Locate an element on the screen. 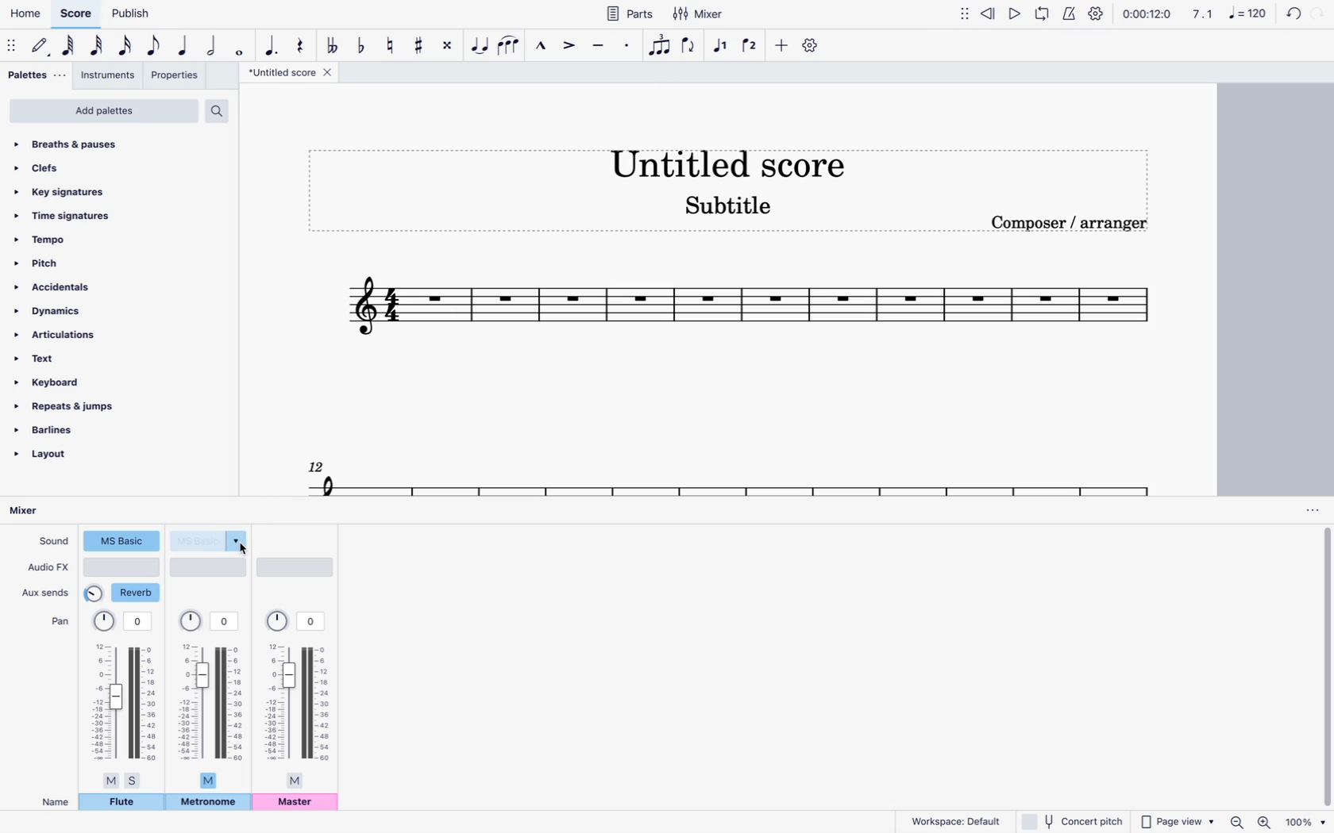 This screenshot has width=1334, height=833. quarter note is located at coordinates (183, 46).